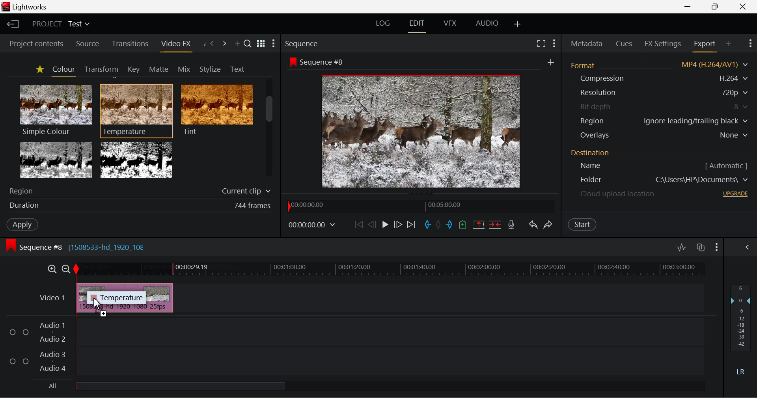 This screenshot has height=398, width=757. I want to click on Temperature, so click(137, 110).